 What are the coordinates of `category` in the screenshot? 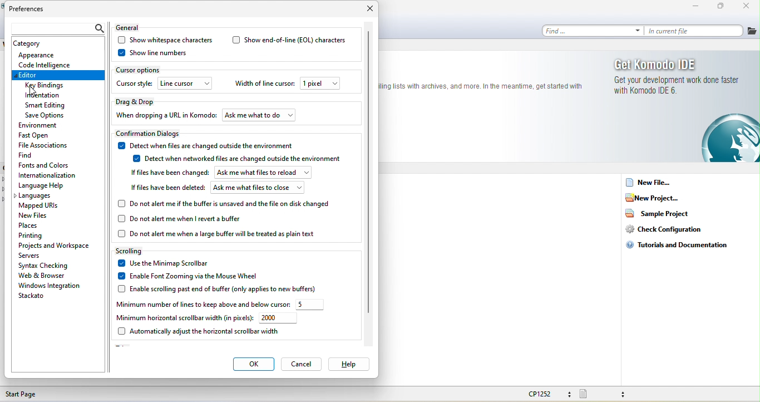 It's located at (31, 44).